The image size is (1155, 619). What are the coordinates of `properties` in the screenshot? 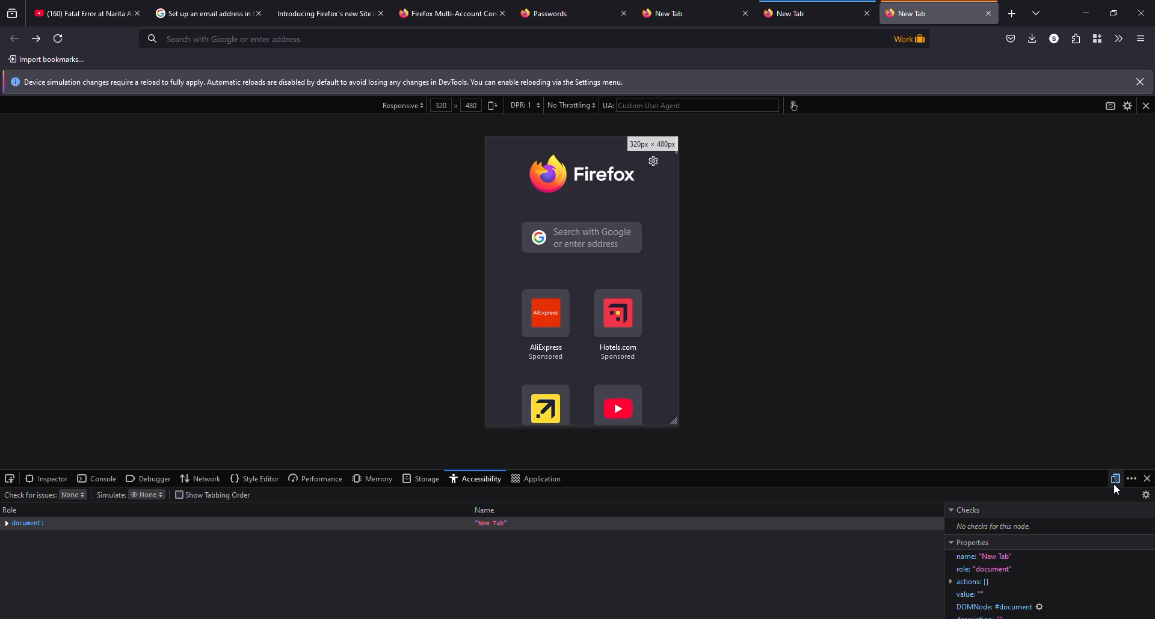 It's located at (969, 542).